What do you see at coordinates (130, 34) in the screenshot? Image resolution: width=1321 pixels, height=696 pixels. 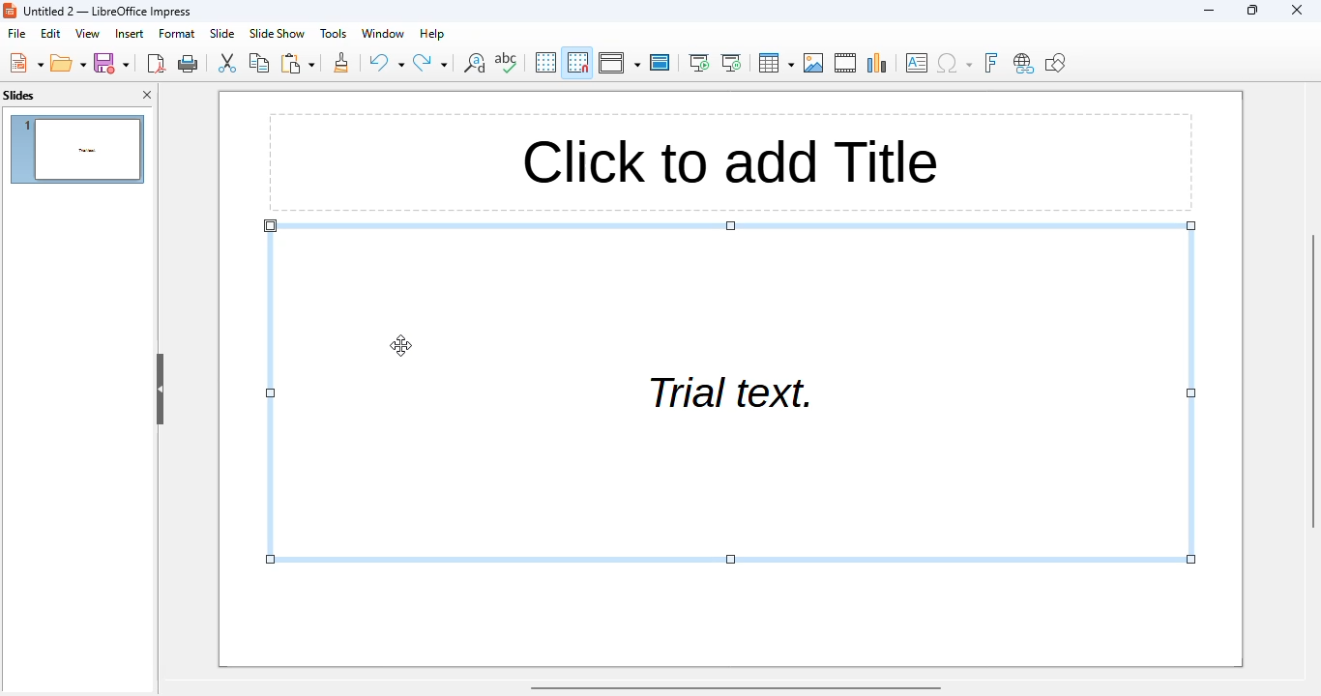 I see `insert` at bounding box center [130, 34].